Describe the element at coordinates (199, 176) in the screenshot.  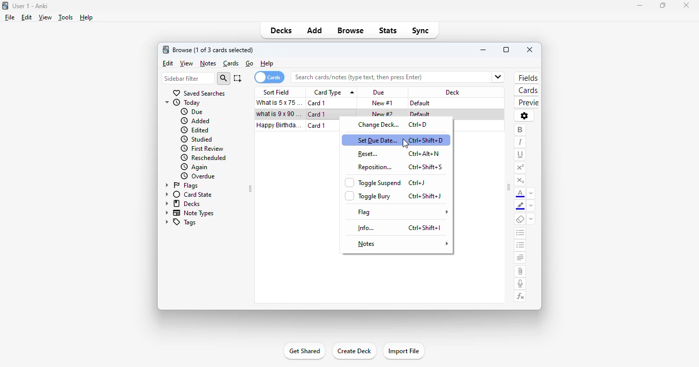
I see `overdue` at that location.